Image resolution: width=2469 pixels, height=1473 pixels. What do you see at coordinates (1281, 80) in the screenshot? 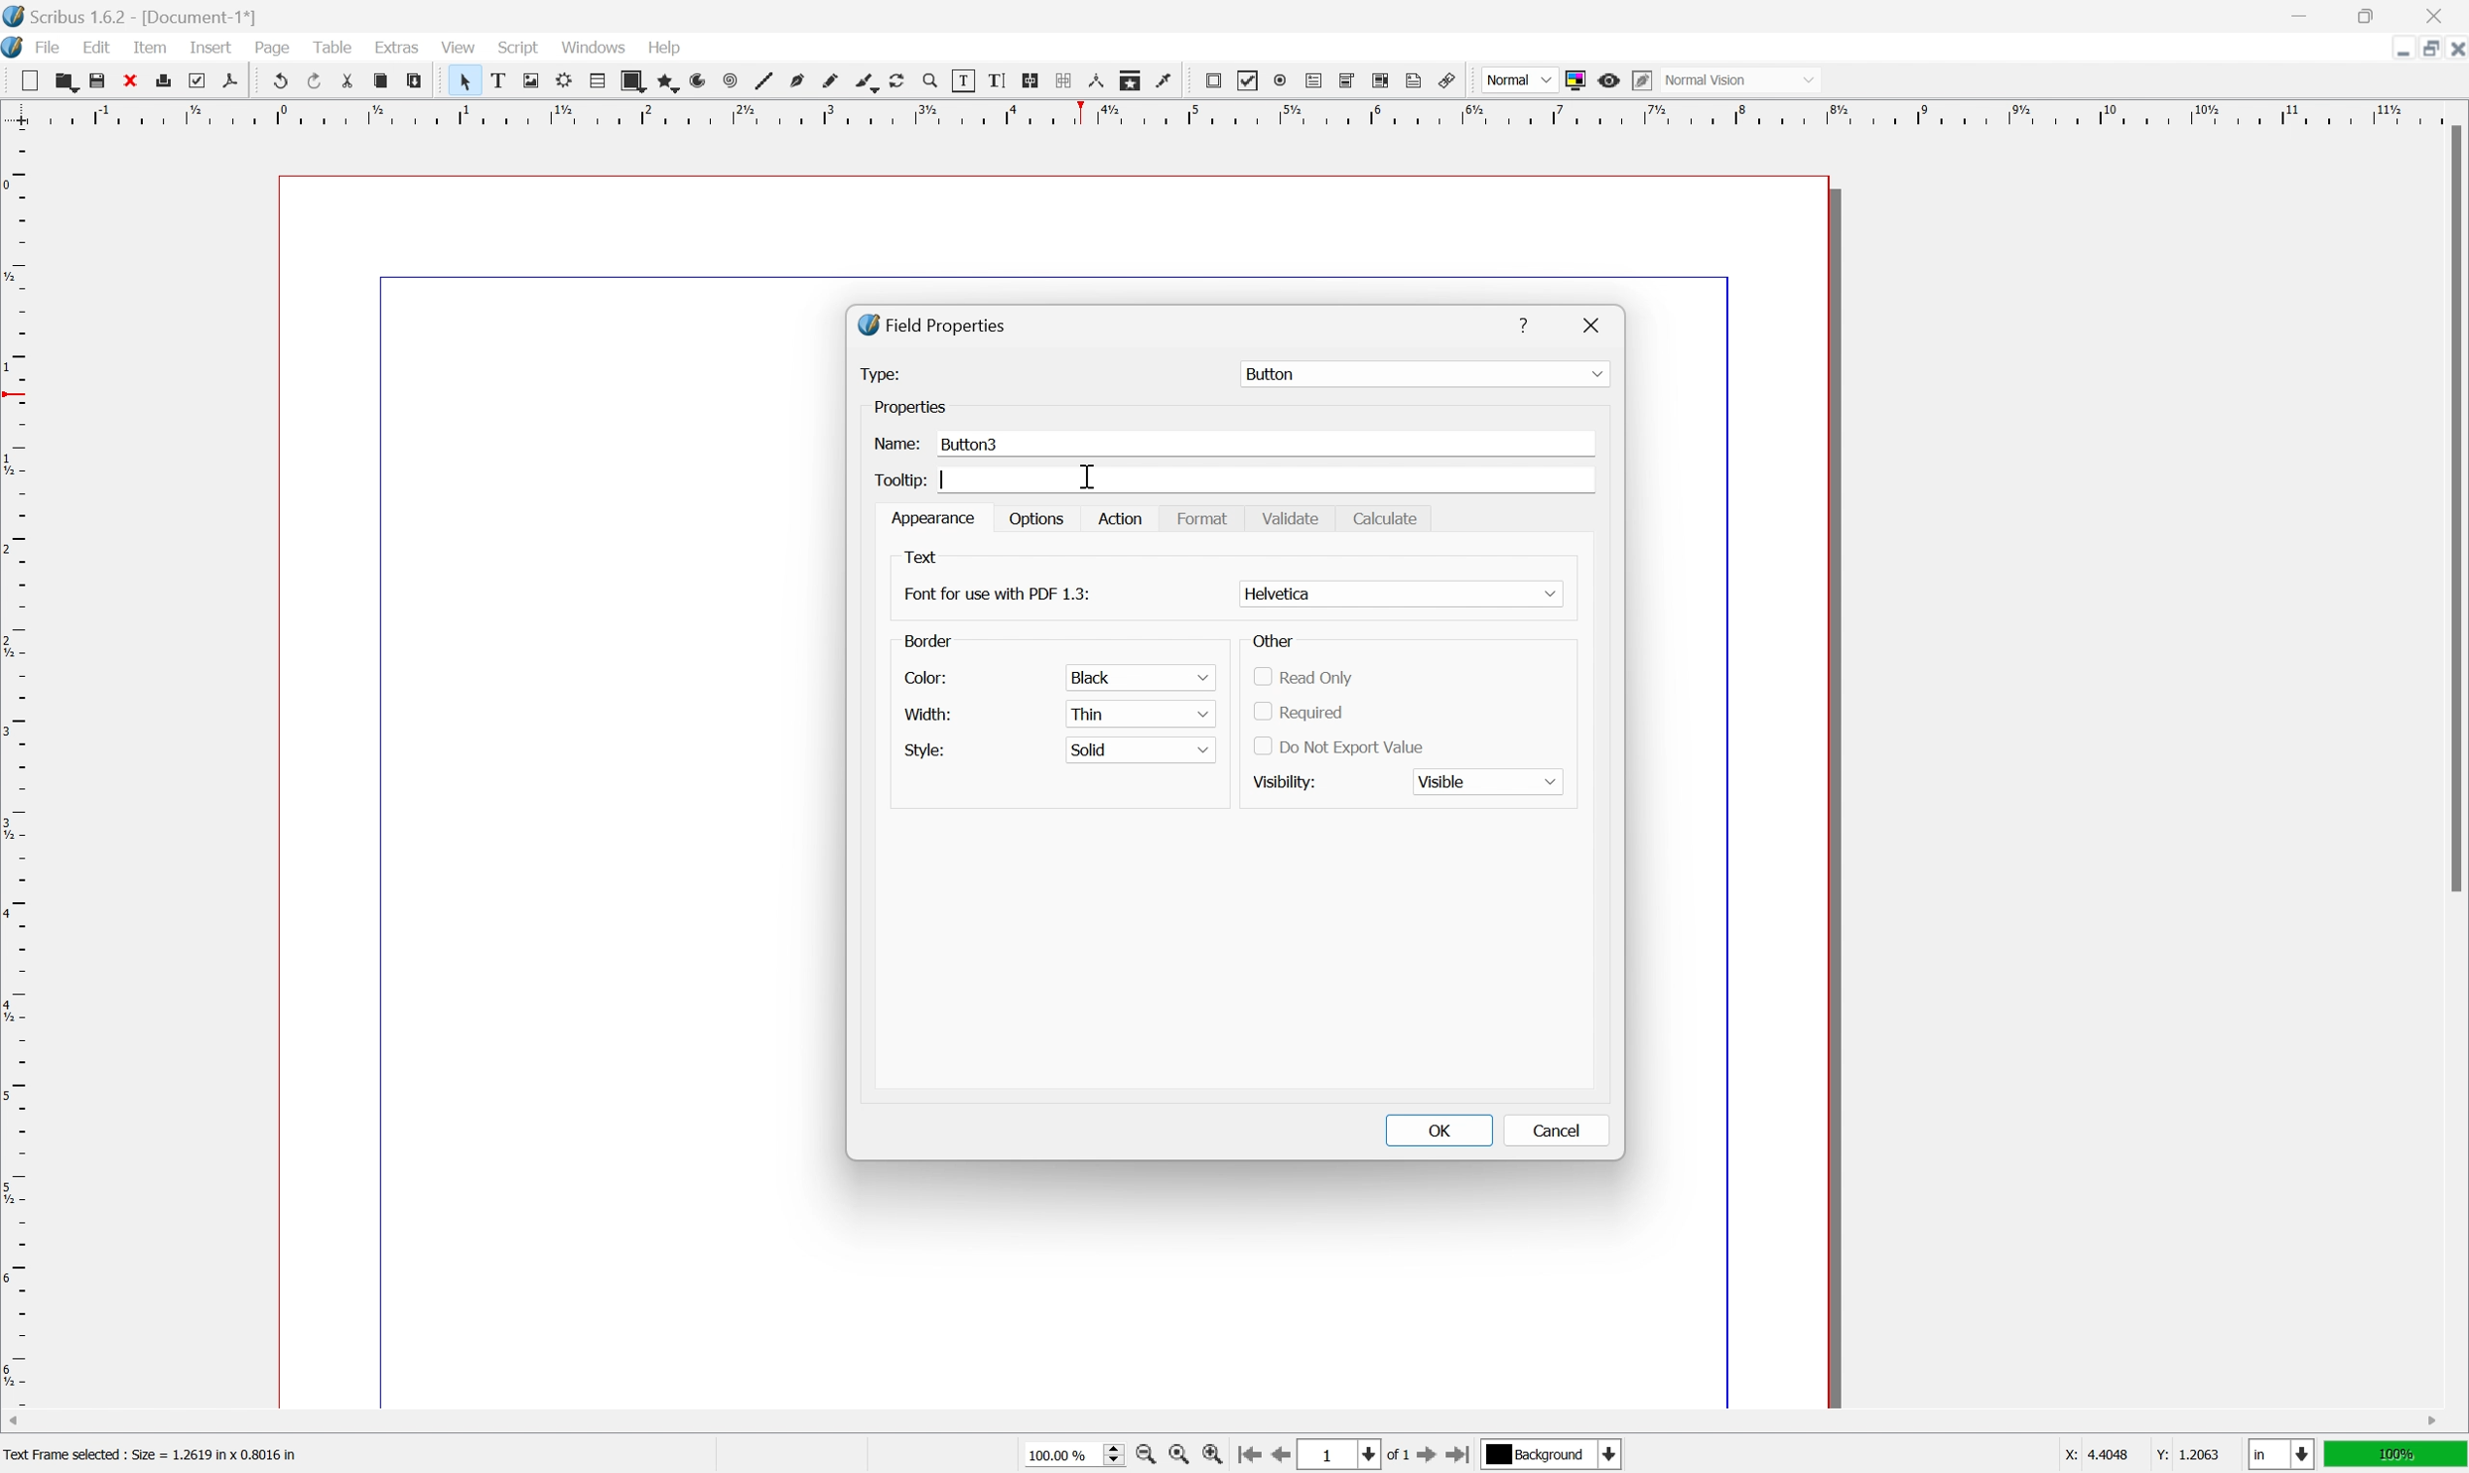
I see `pdf radio button` at bounding box center [1281, 80].